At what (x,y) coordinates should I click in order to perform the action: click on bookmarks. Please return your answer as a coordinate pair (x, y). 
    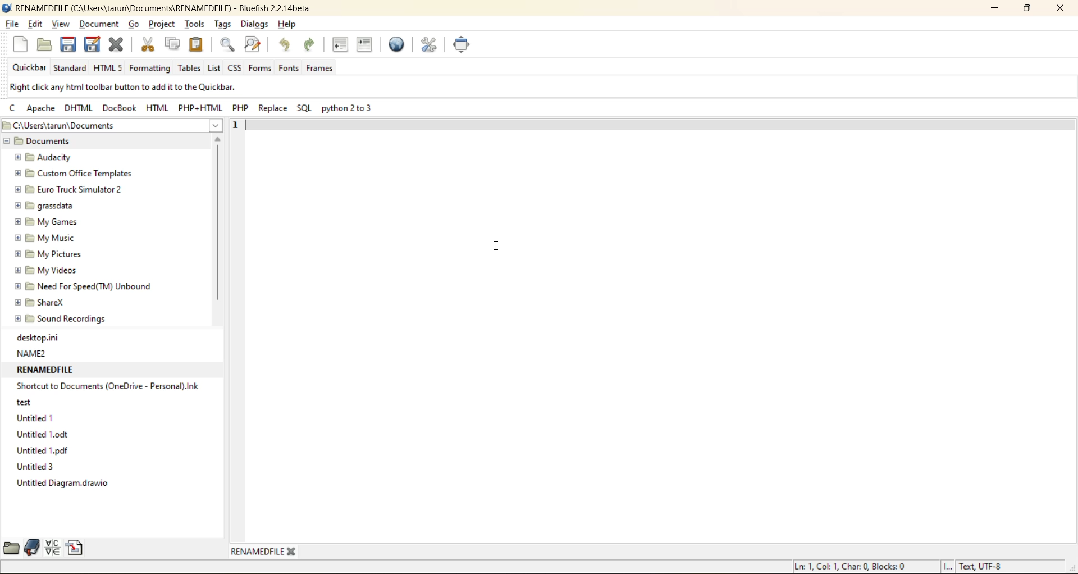
    Looking at the image, I should click on (31, 548).